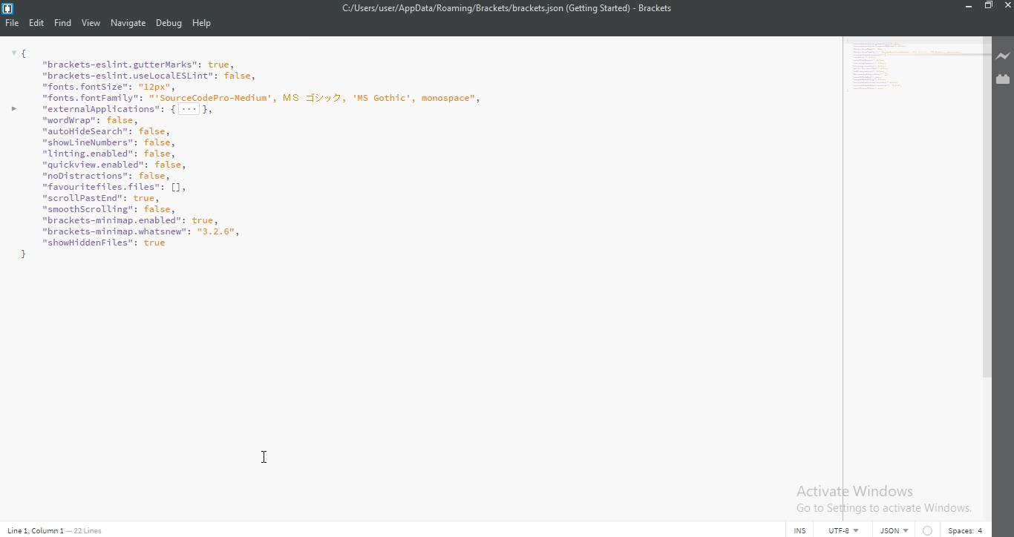 The image size is (1014, 537). Describe the element at coordinates (969, 7) in the screenshot. I see `Minimise` at that location.